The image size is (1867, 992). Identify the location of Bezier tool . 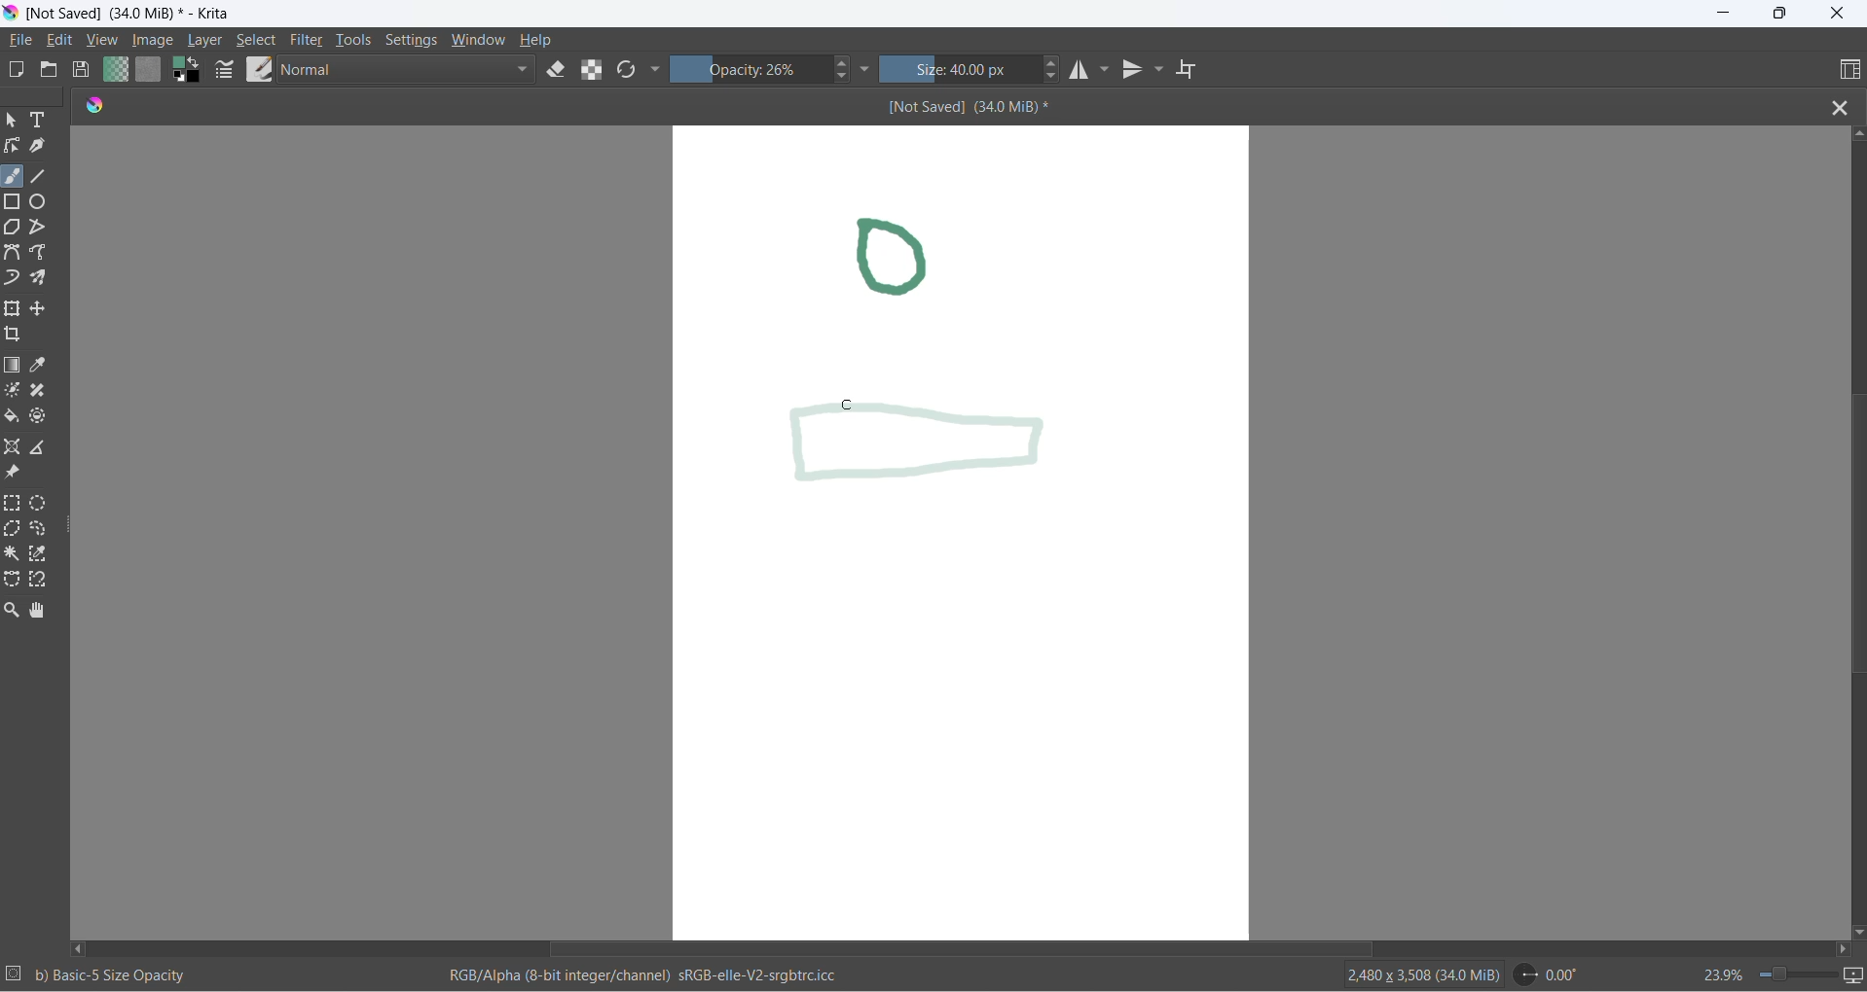
(13, 254).